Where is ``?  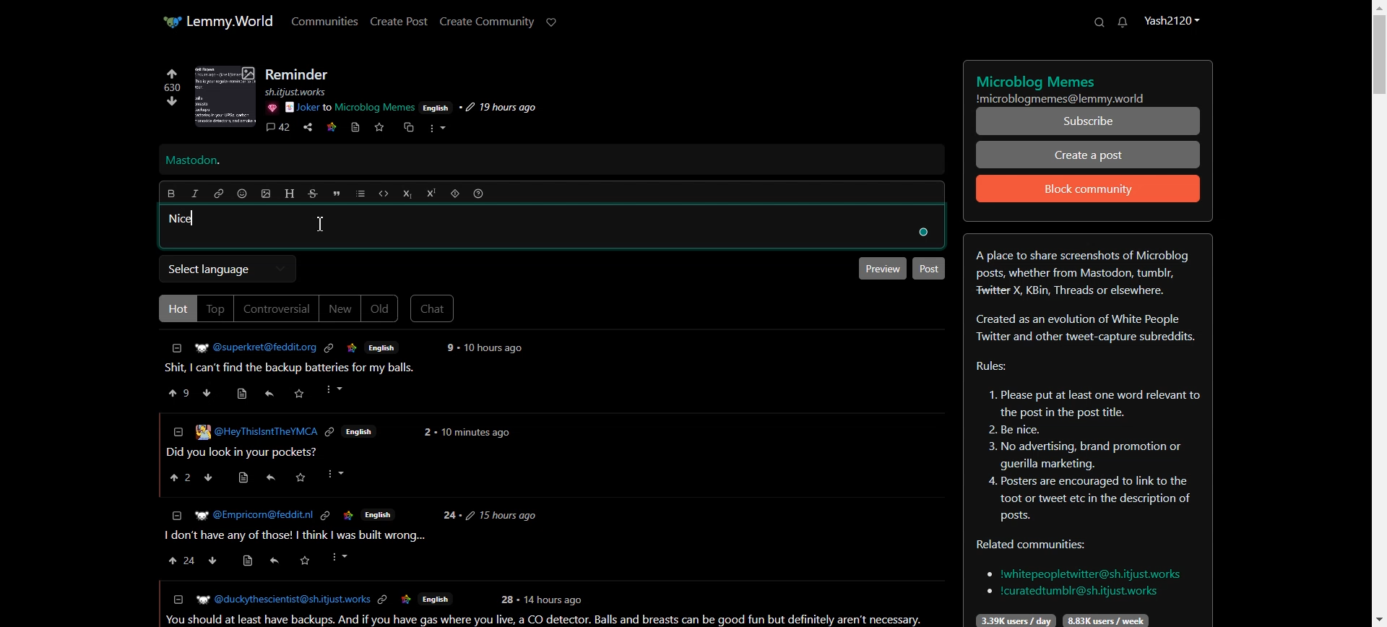  is located at coordinates (339, 474).